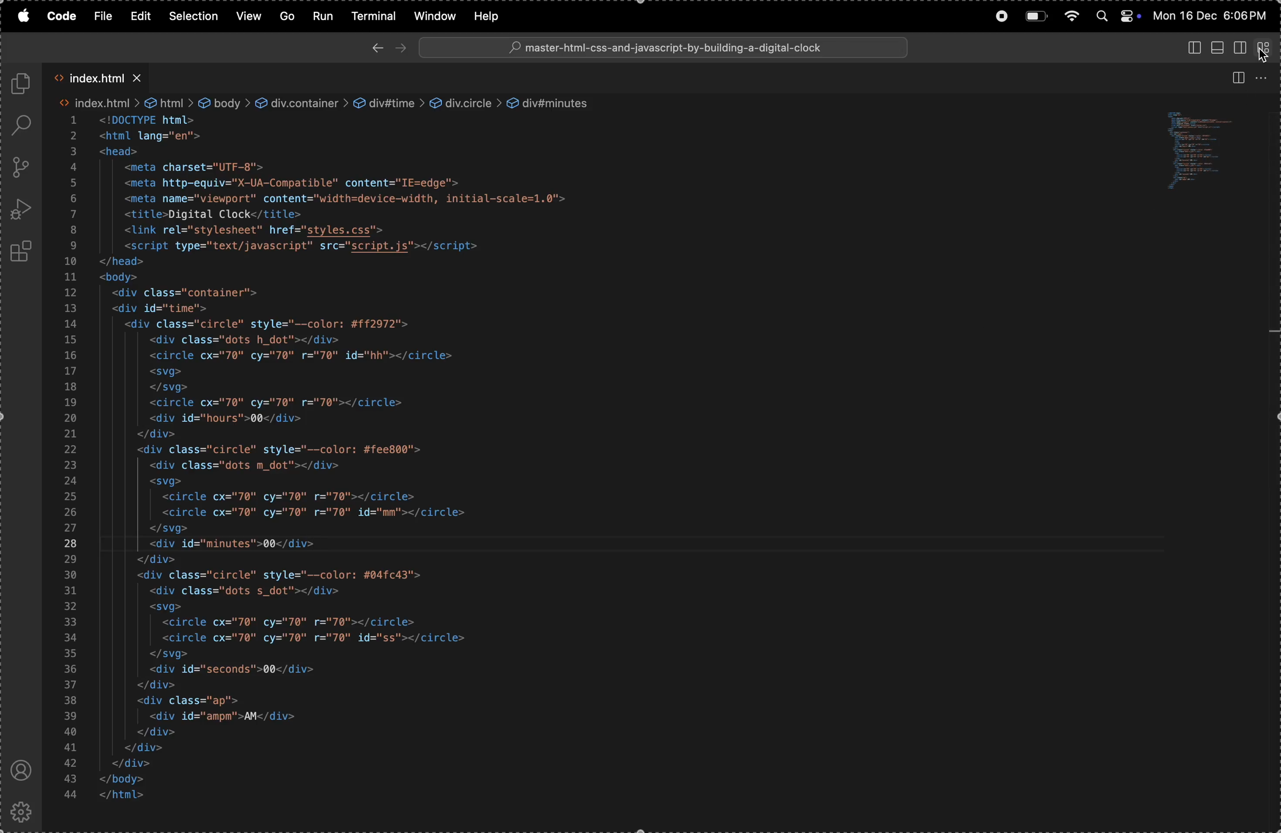  What do you see at coordinates (1191, 48) in the screenshot?
I see `toggle panel` at bounding box center [1191, 48].